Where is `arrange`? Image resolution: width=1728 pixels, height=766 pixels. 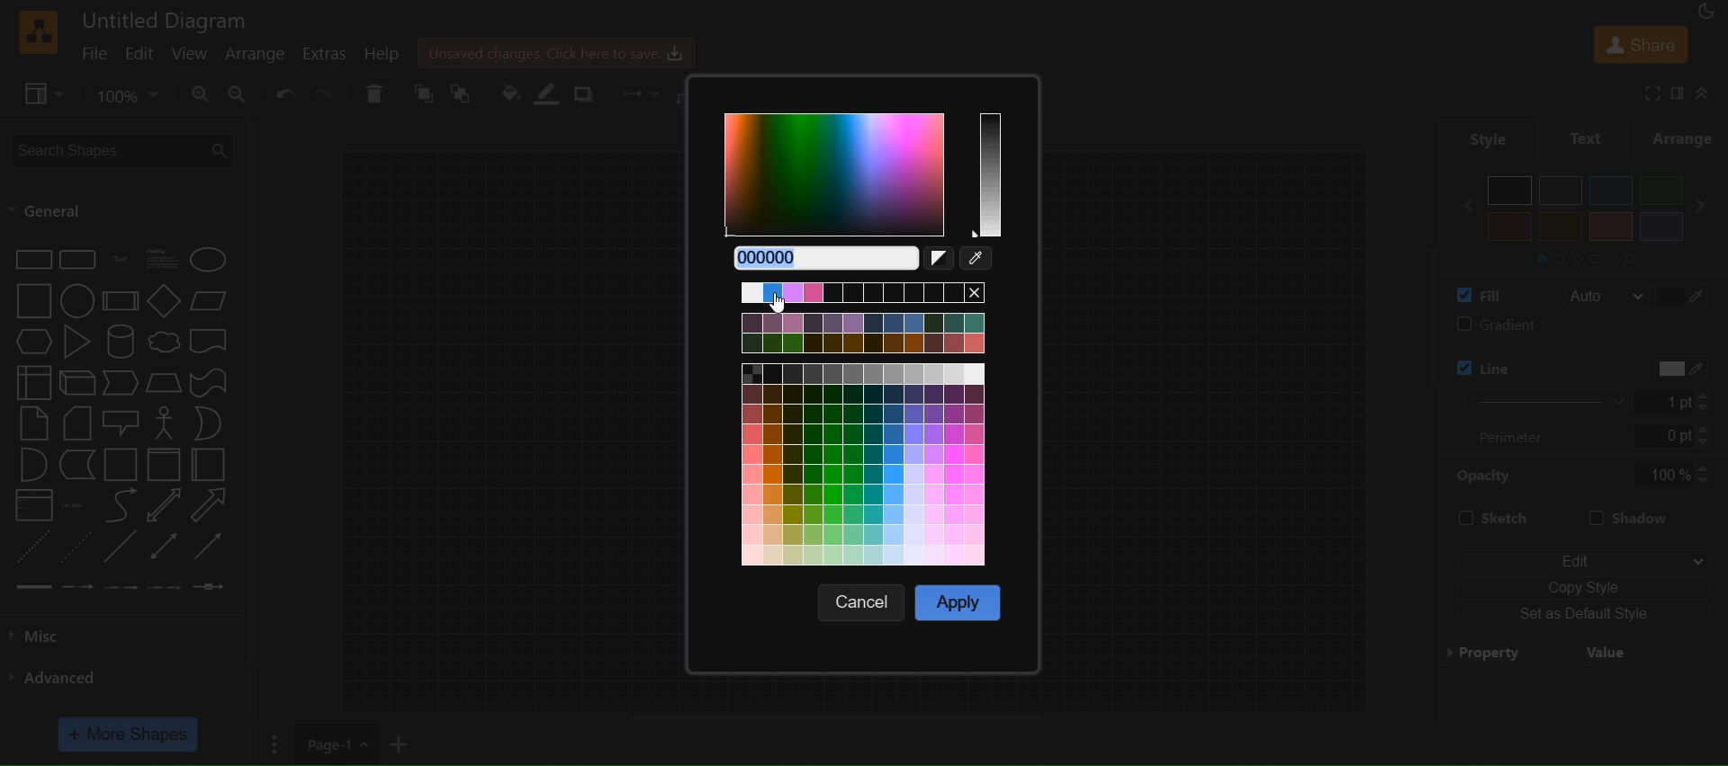 arrange is located at coordinates (1686, 138).